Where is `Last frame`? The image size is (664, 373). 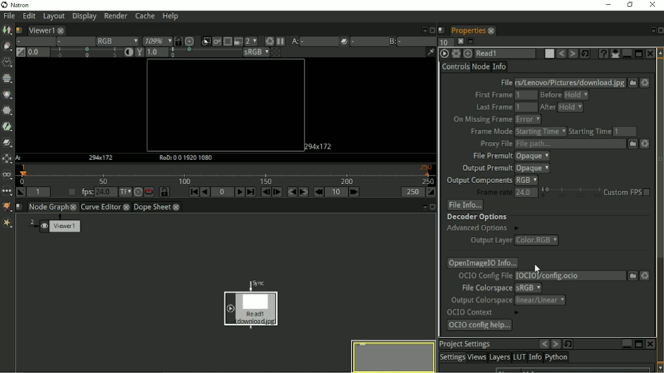 Last frame is located at coordinates (528, 107).